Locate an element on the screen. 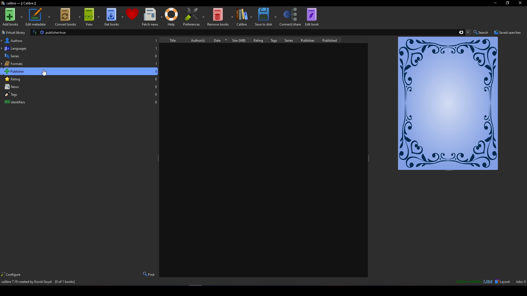  Series is located at coordinates (80, 56).